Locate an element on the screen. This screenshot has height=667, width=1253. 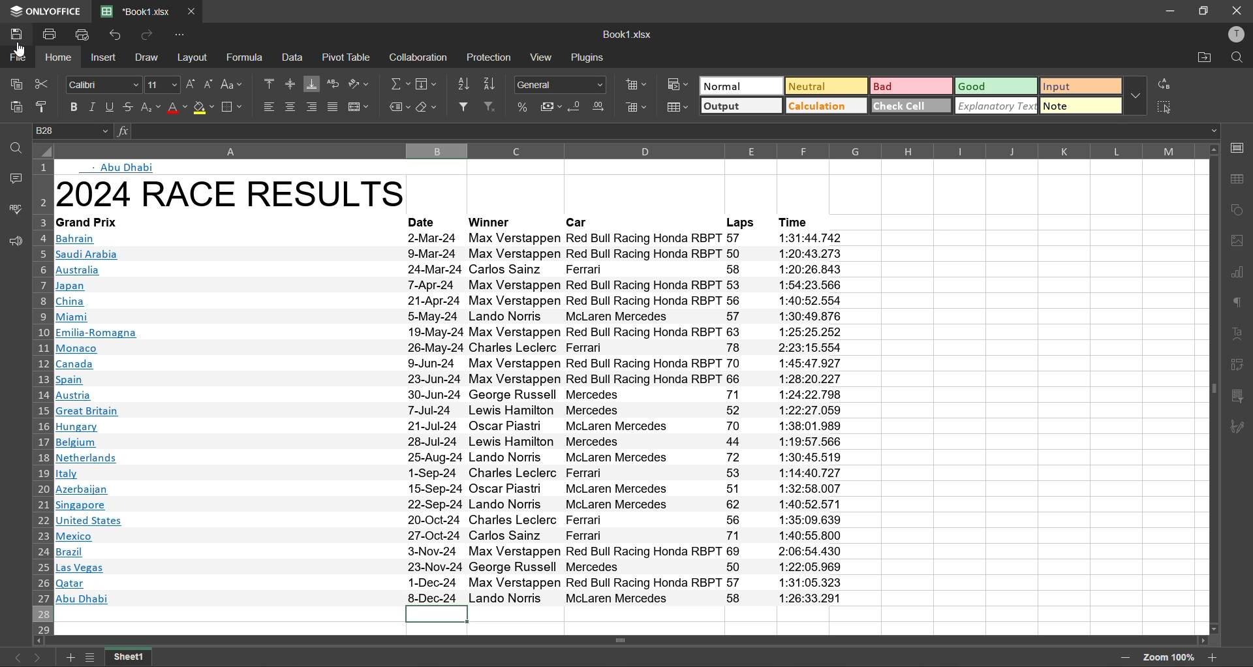
Las Vegas 23-Nov-24 George Russell Mercedes 50 1:22:05.969 is located at coordinates (454, 568).